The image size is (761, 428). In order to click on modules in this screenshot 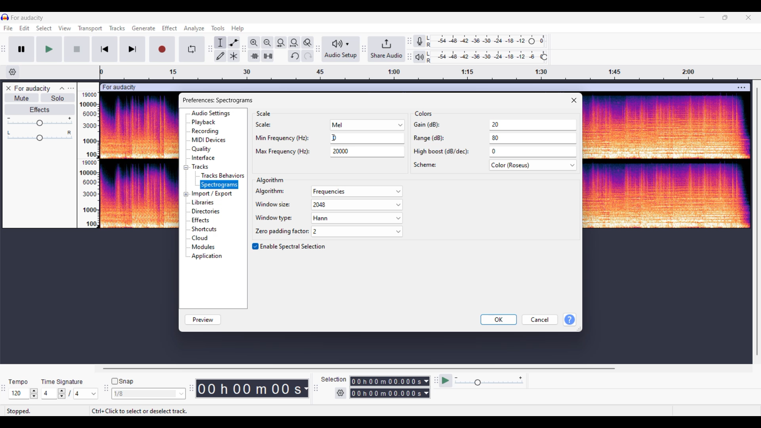, I will do `click(205, 246)`.